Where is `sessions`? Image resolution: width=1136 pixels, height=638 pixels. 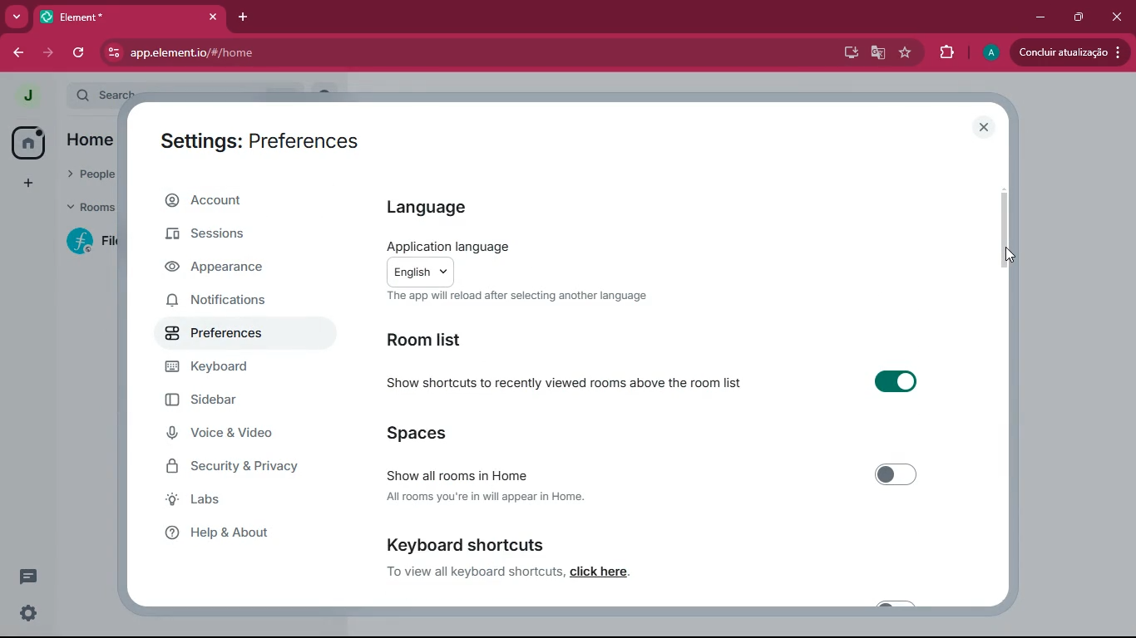 sessions is located at coordinates (231, 235).